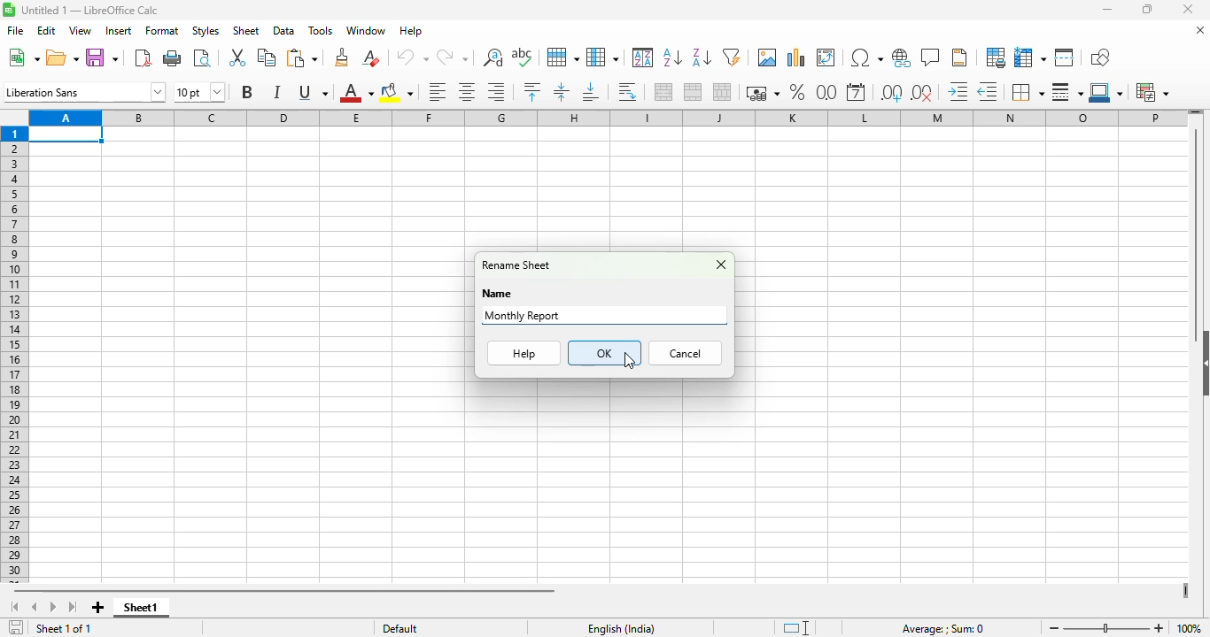 The image size is (1210, 637). Describe the element at coordinates (162, 31) in the screenshot. I see `format` at that location.